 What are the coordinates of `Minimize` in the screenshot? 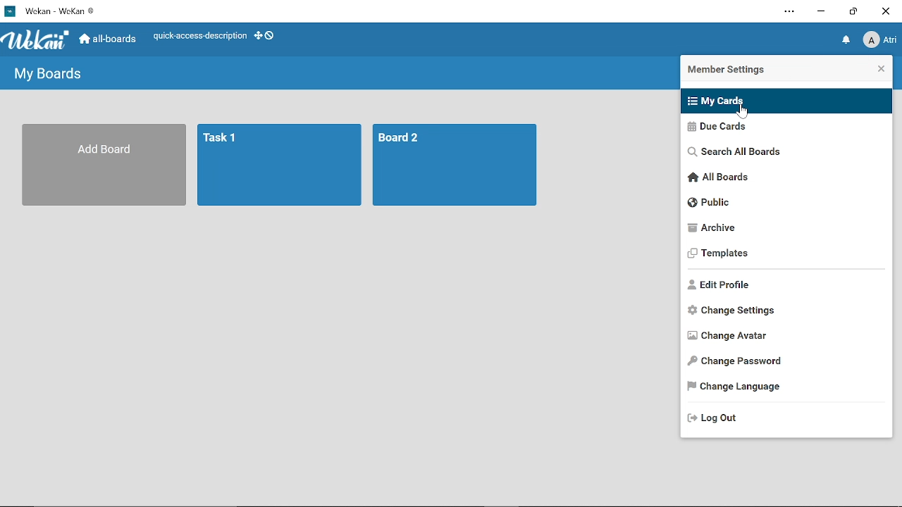 It's located at (821, 13).